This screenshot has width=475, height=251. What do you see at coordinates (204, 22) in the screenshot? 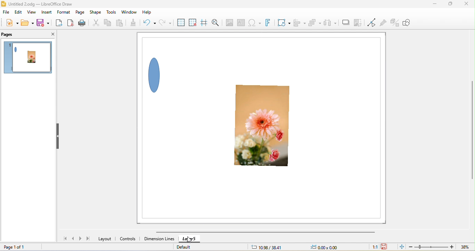
I see `helpline while moving` at bounding box center [204, 22].